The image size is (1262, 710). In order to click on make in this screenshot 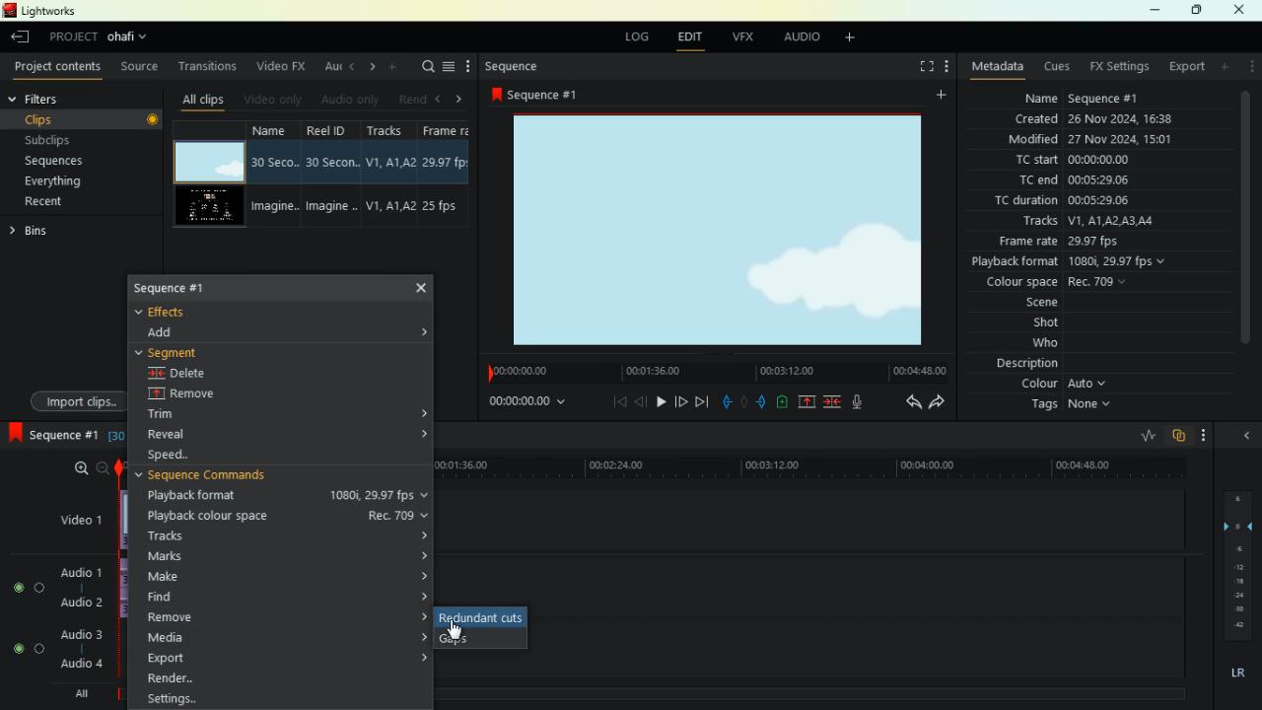, I will do `click(286, 578)`.